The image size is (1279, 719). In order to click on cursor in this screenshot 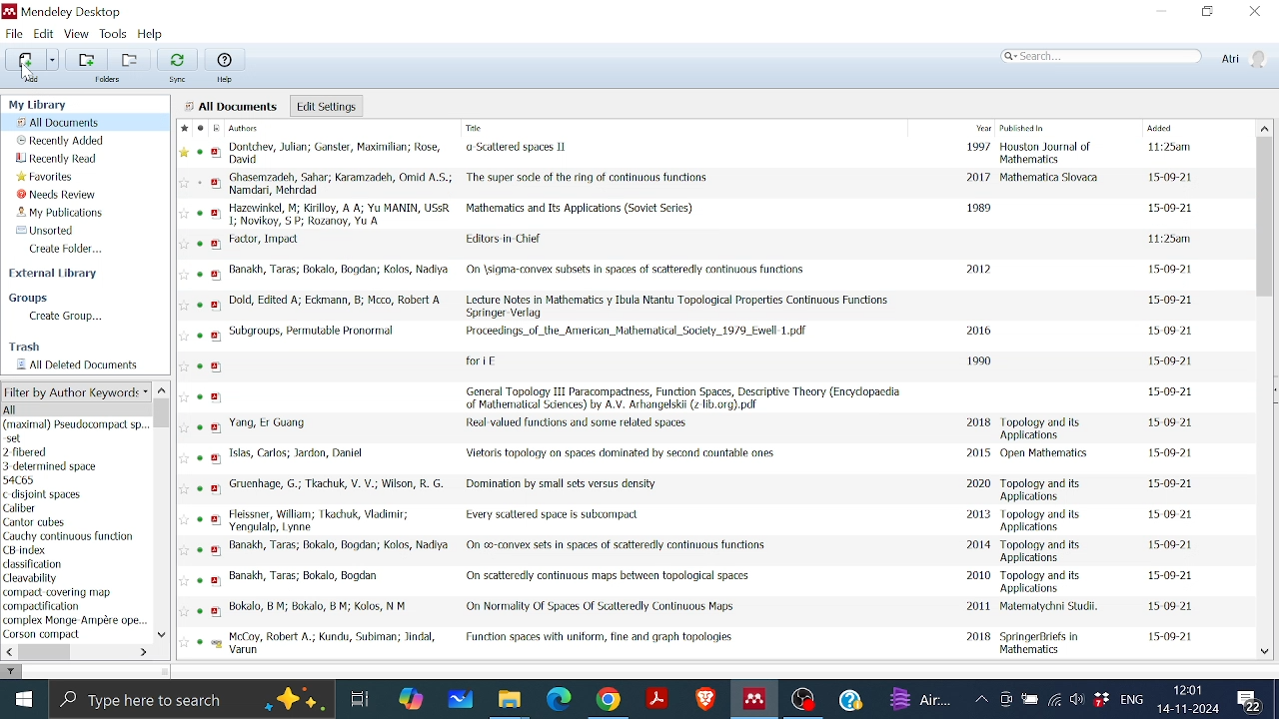, I will do `click(26, 70)`.